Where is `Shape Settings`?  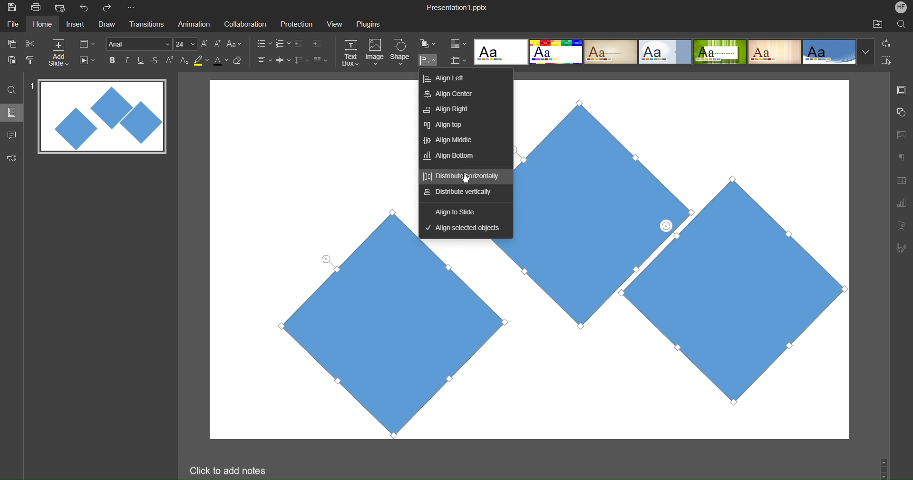 Shape Settings is located at coordinates (901, 113).